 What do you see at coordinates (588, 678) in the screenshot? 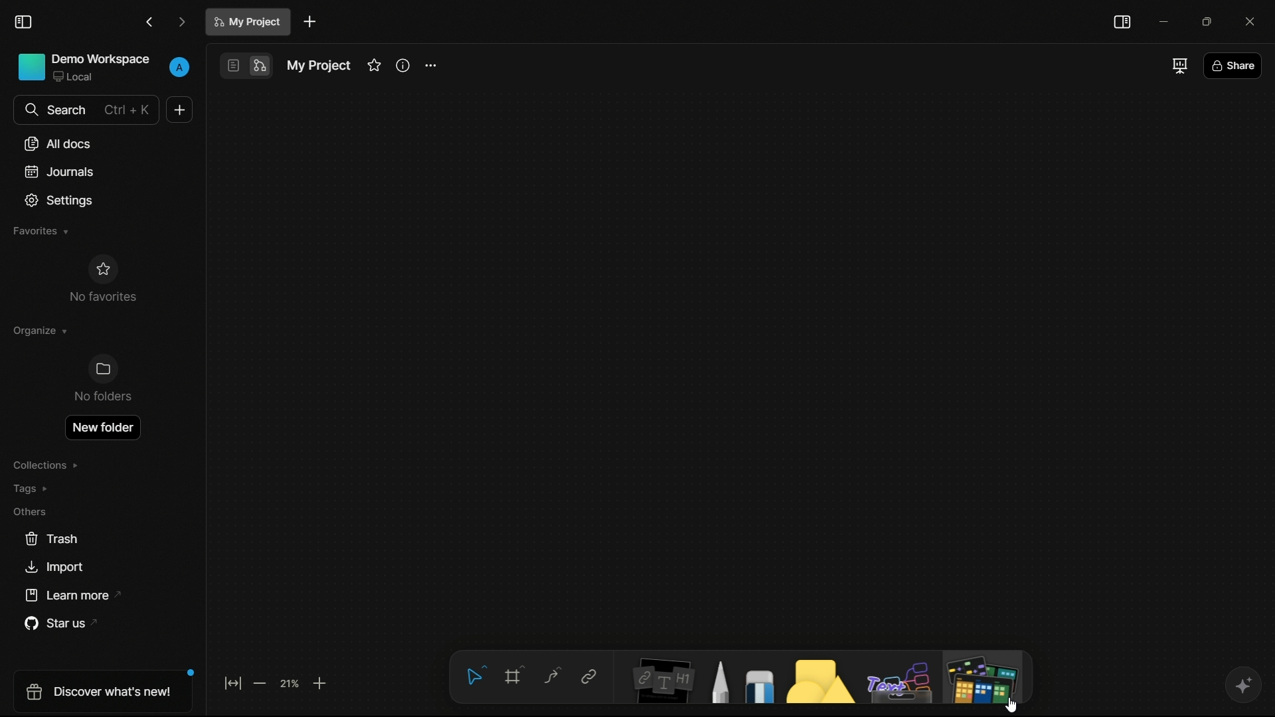
I see `link` at bounding box center [588, 678].